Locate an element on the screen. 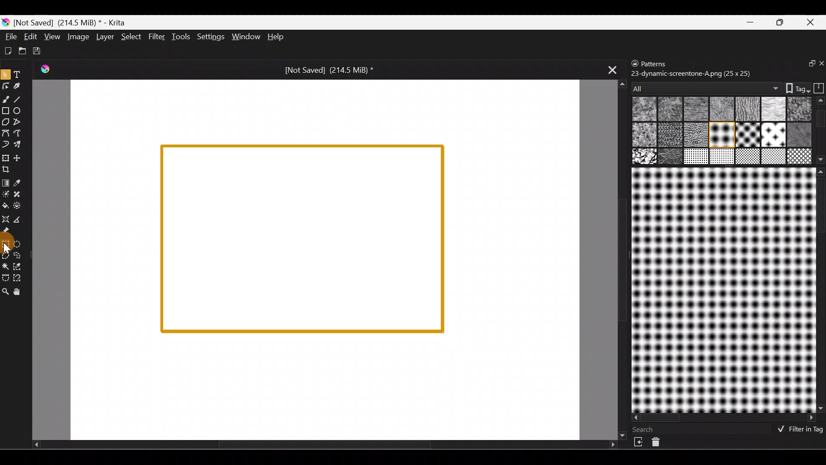  Scroll bar is located at coordinates (724, 418).